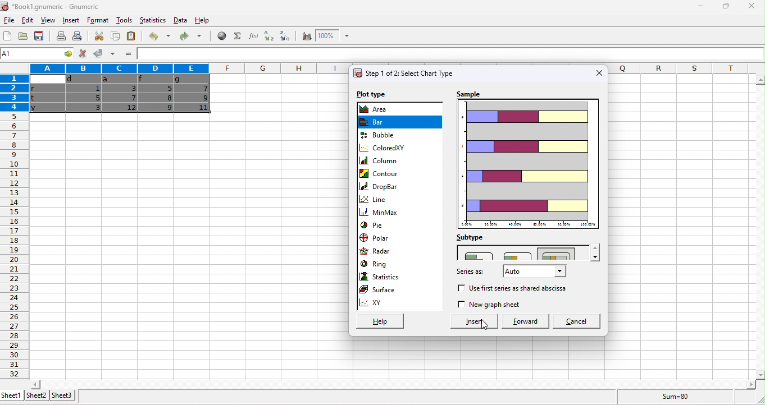  What do you see at coordinates (380, 201) in the screenshot?
I see `line` at bounding box center [380, 201].